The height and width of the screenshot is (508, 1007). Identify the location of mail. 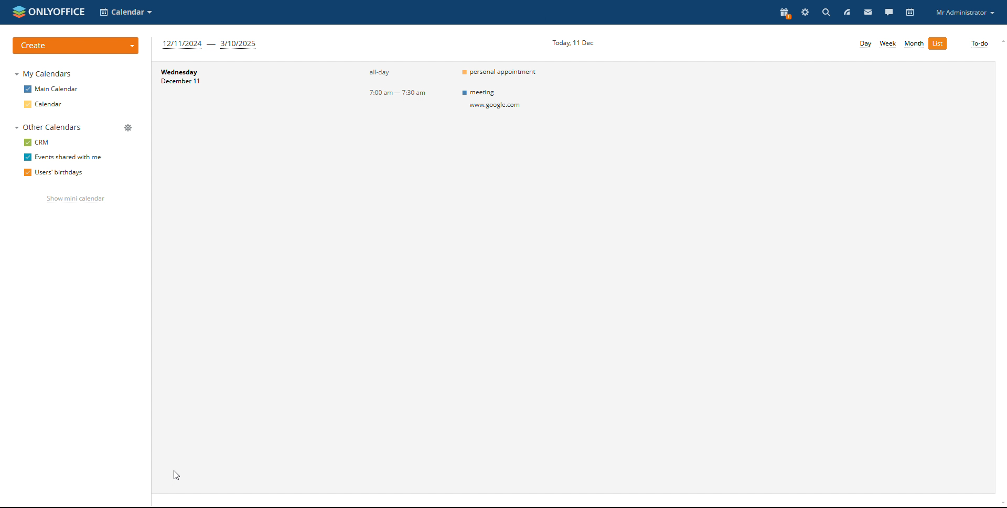
(869, 12).